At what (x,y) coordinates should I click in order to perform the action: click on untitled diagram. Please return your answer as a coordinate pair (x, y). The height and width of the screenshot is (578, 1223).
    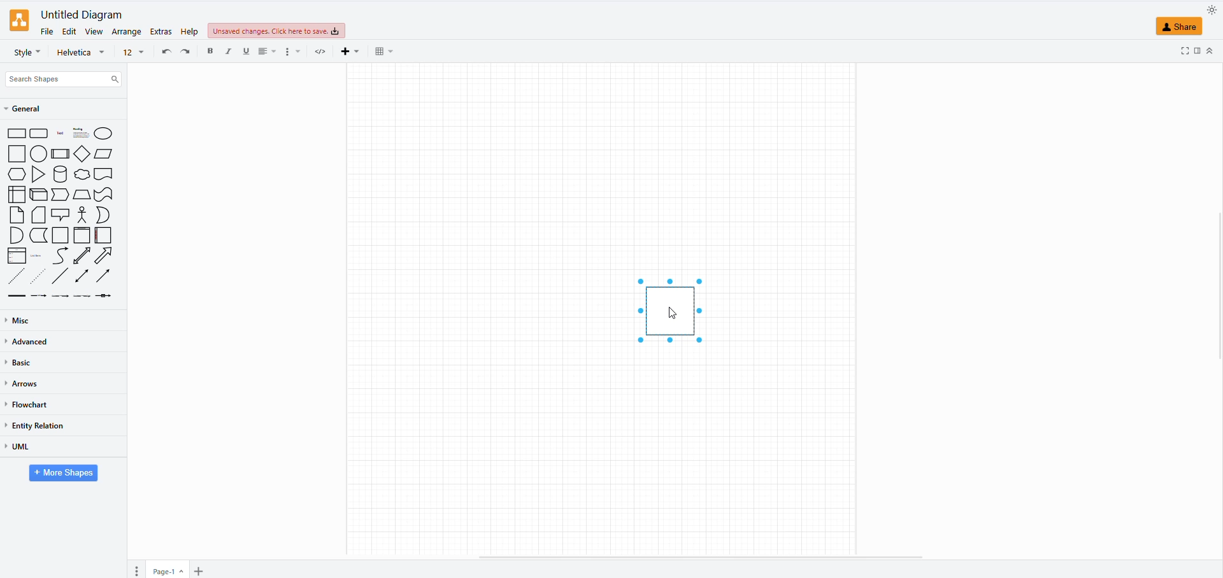
    Looking at the image, I should click on (80, 16).